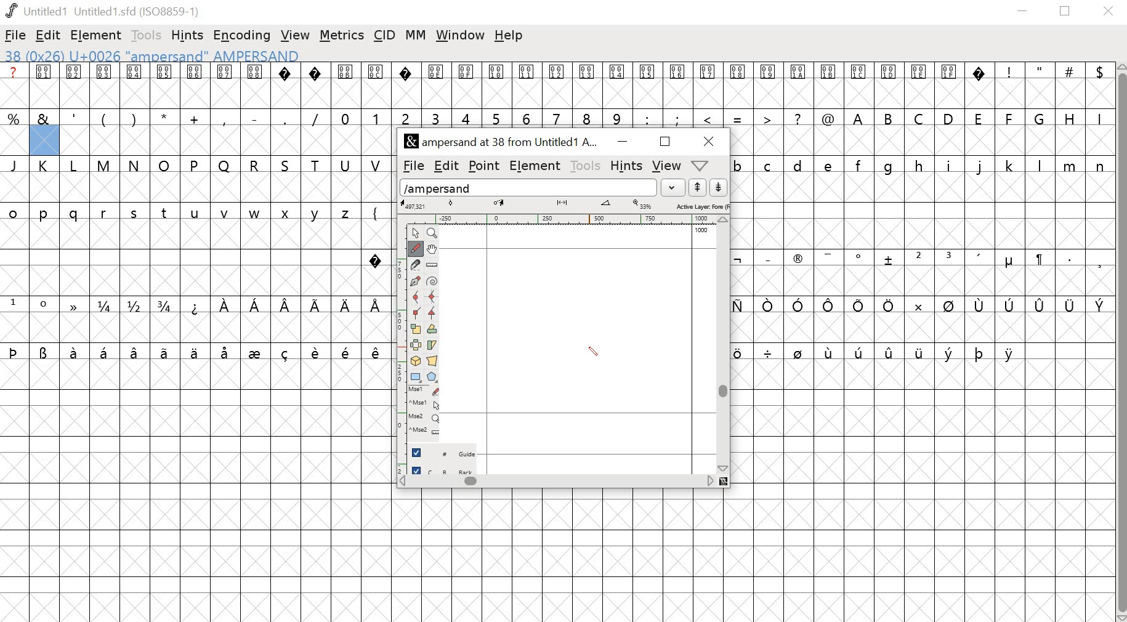  What do you see at coordinates (949, 85) in the screenshot?
I see `001F` at bounding box center [949, 85].